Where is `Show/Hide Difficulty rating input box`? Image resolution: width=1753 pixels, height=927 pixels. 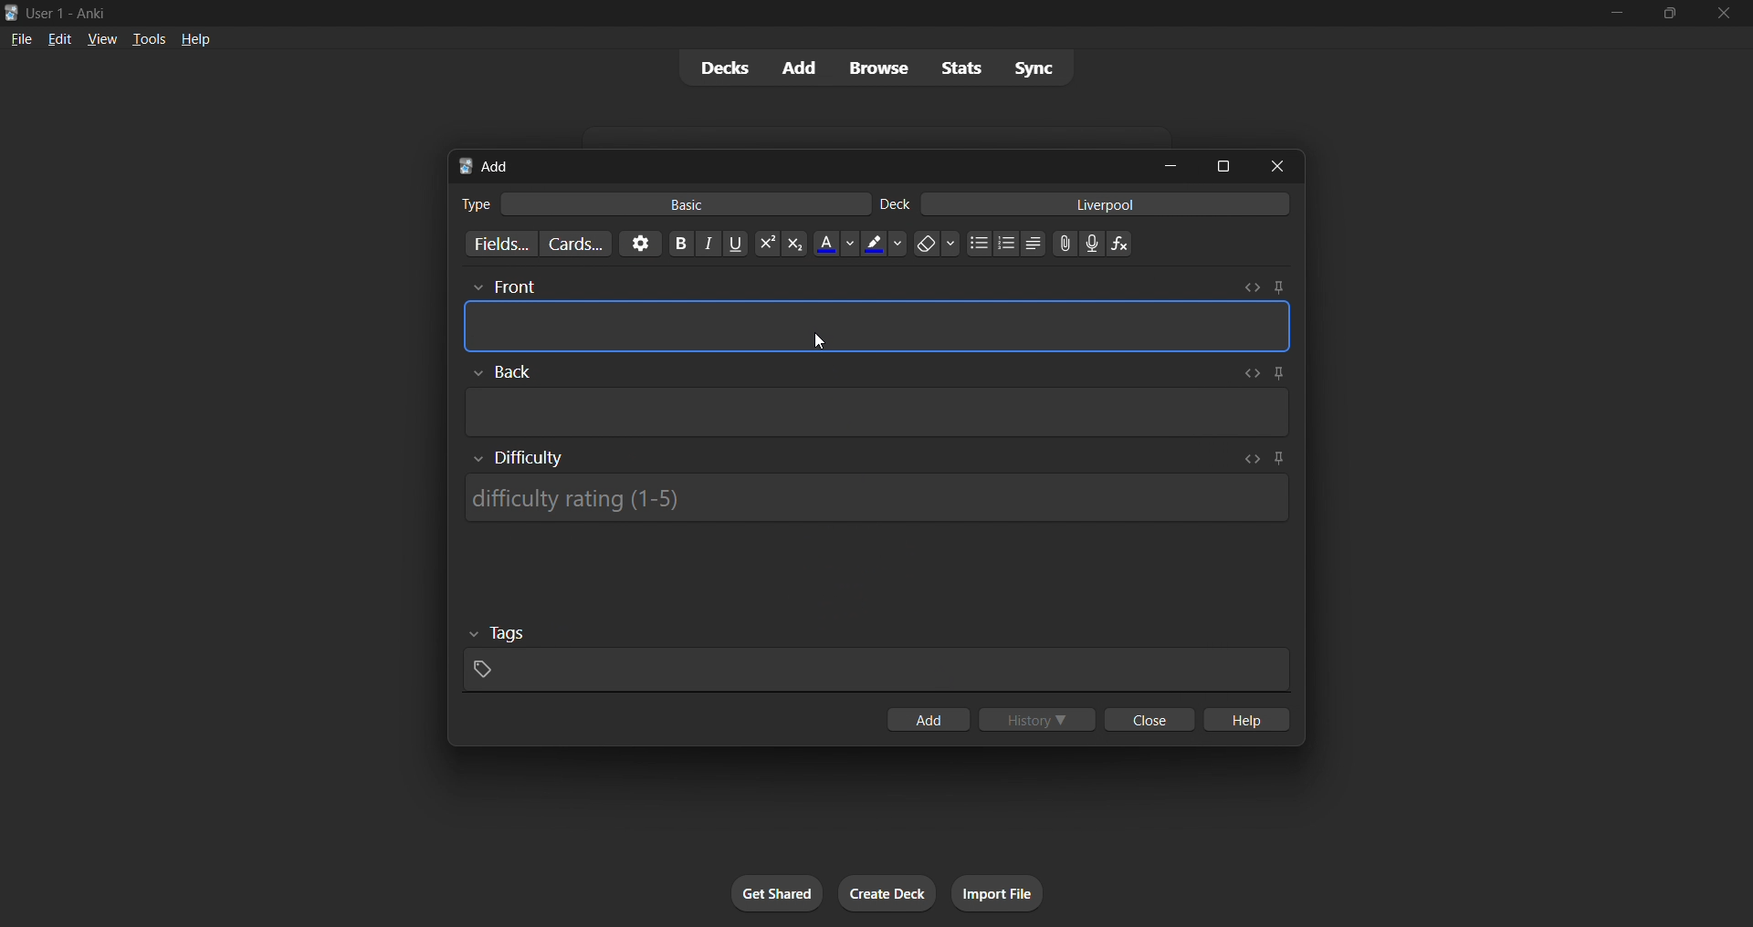
Show/Hide Difficulty rating input box is located at coordinates (519, 458).